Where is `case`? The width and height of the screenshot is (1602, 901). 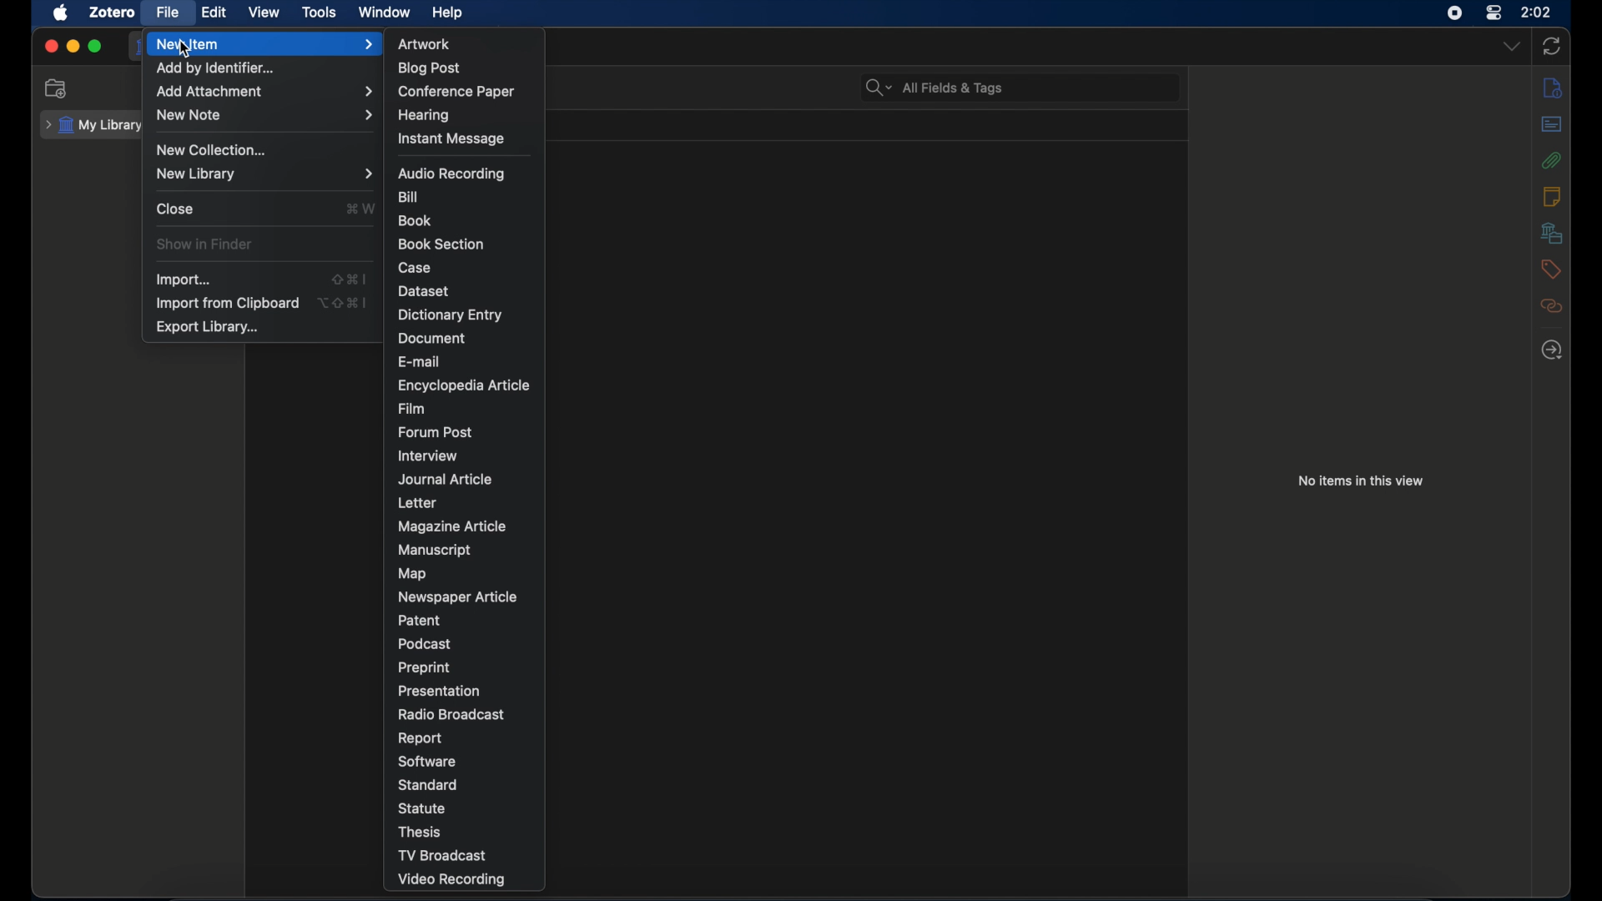
case is located at coordinates (416, 269).